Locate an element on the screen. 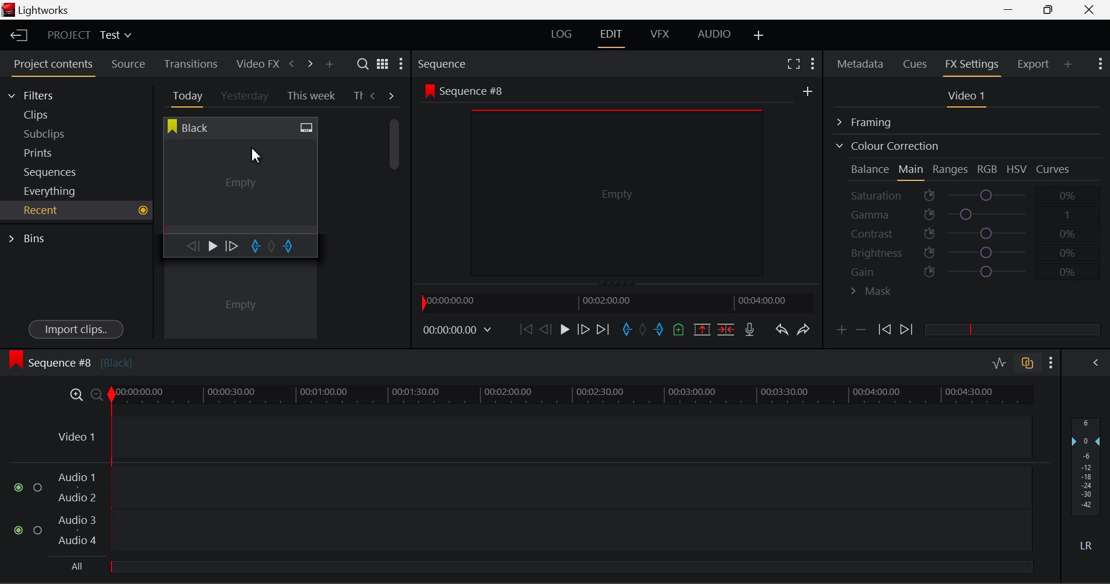 The width and height of the screenshot is (1110, 584). Go Forward is located at coordinates (583, 329).